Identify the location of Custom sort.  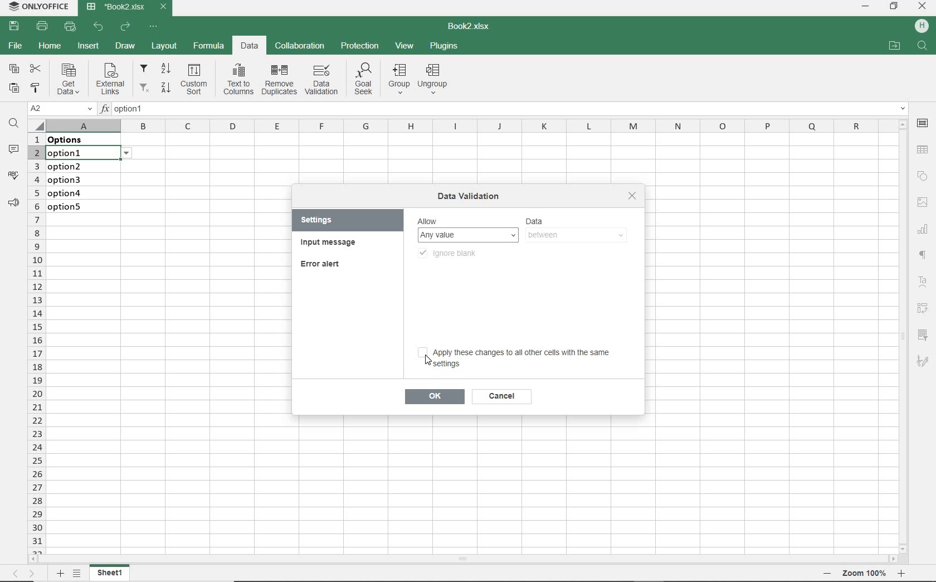
(196, 79).